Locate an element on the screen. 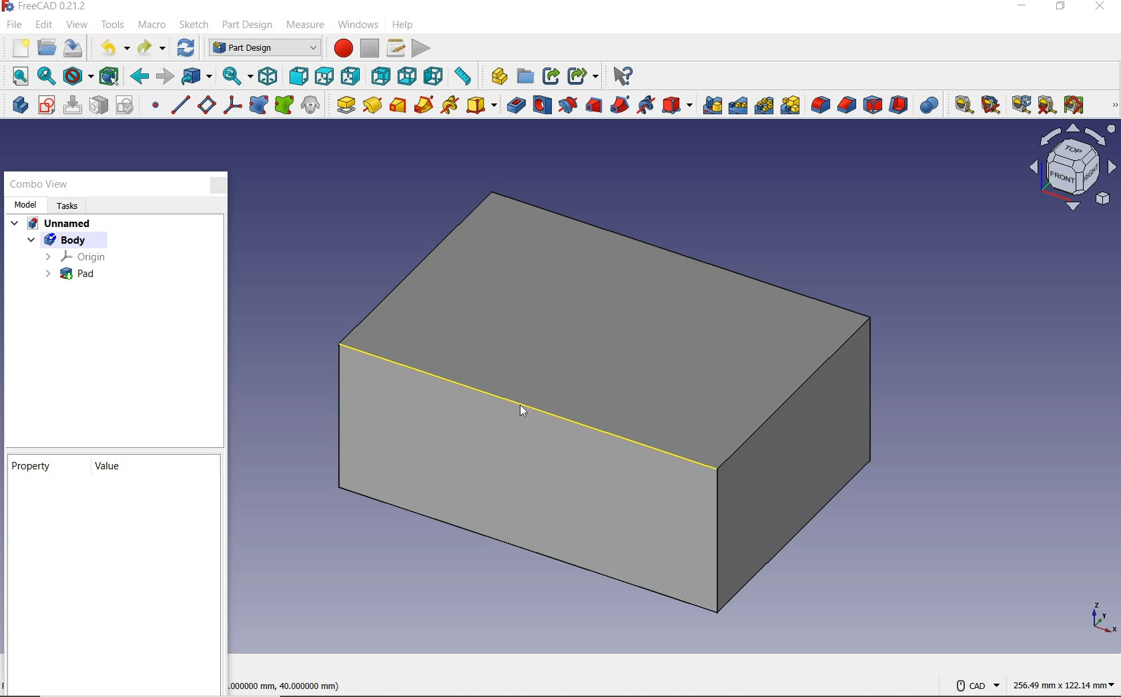 The image size is (1121, 697). validate sketch is located at coordinates (125, 105).